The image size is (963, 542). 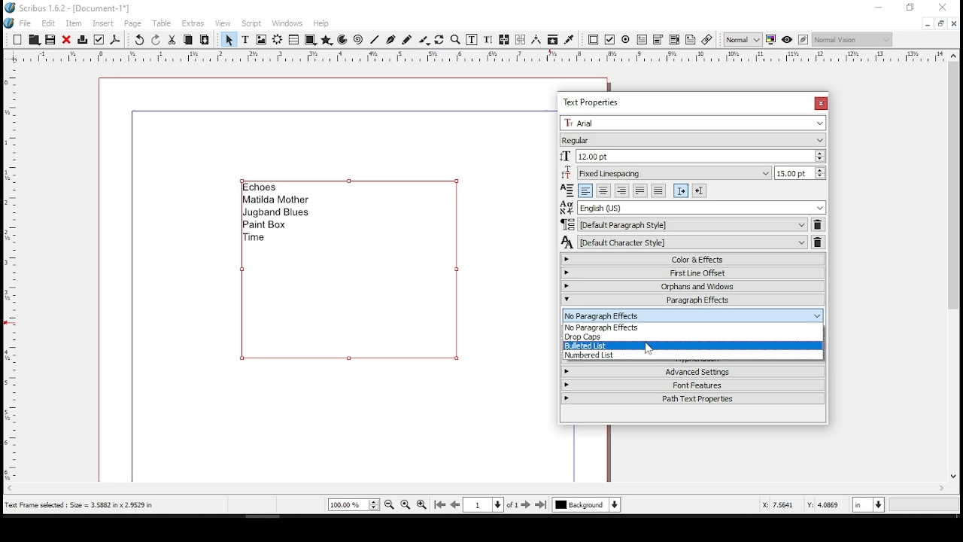 I want to click on font, so click(x=692, y=125).